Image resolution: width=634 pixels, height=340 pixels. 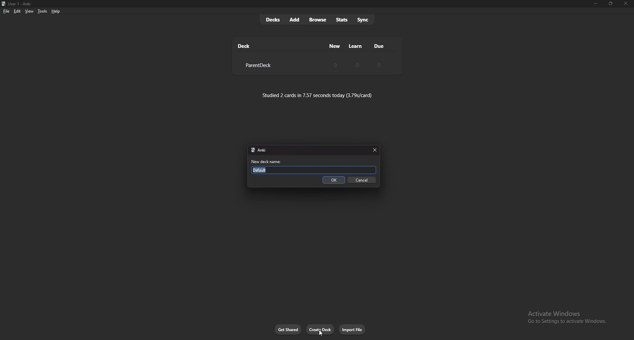 I want to click on learn, so click(x=356, y=46).